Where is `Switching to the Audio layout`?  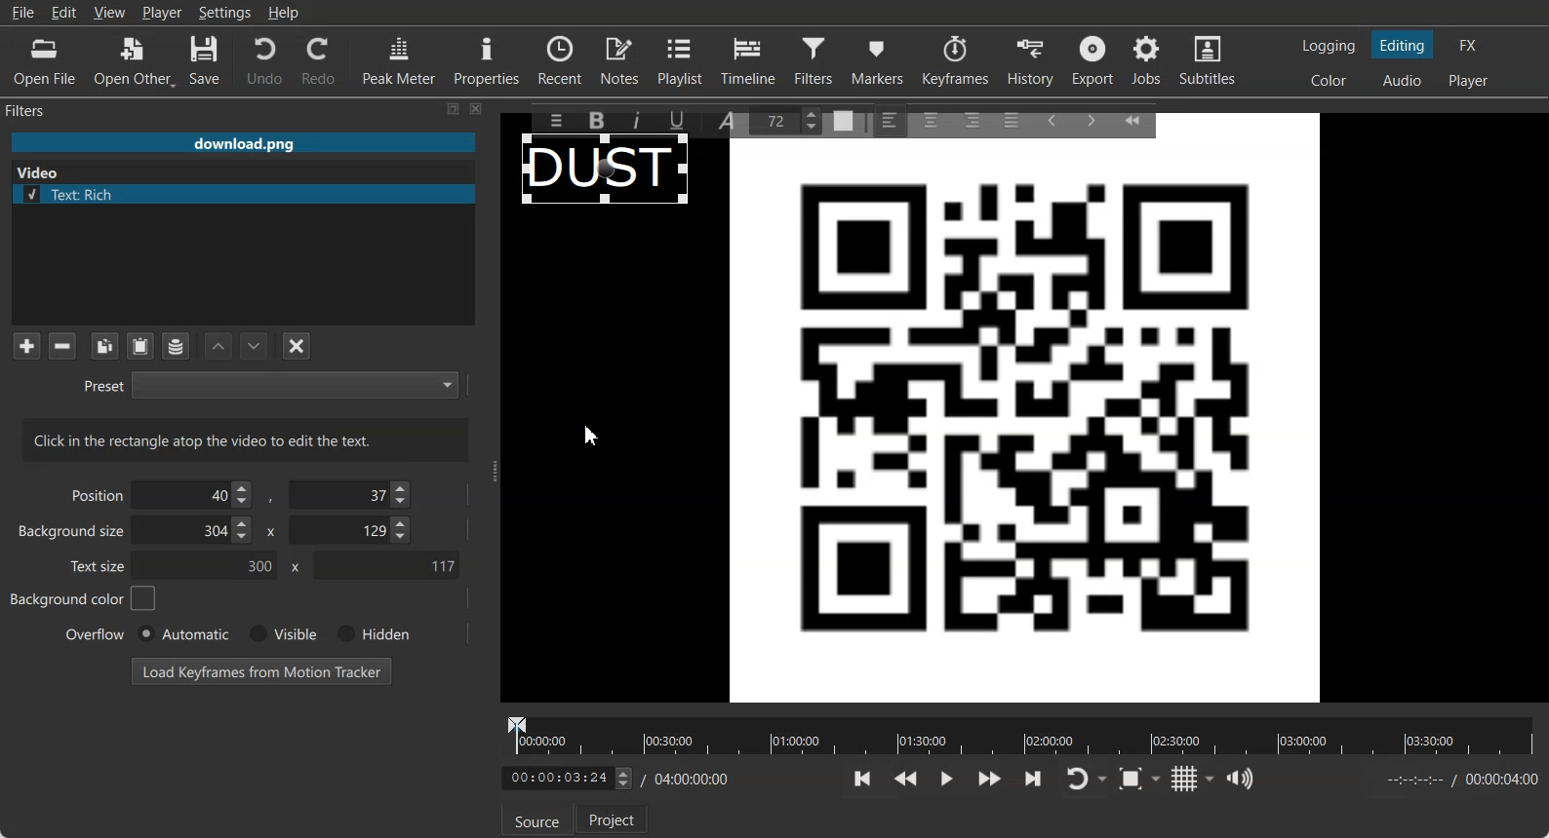
Switching to the Audio layout is located at coordinates (1404, 81).